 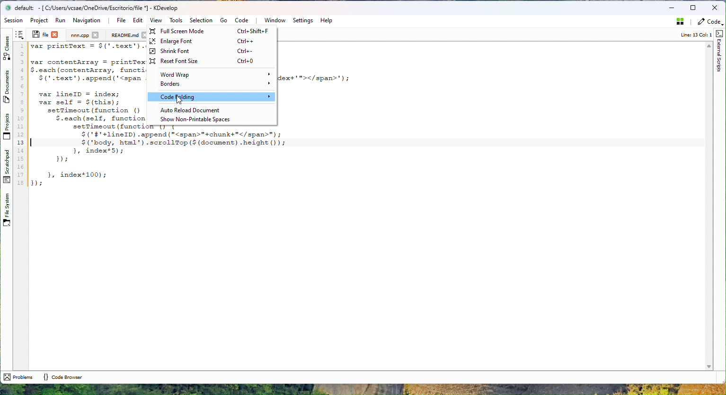 I want to click on View, so click(x=156, y=20).